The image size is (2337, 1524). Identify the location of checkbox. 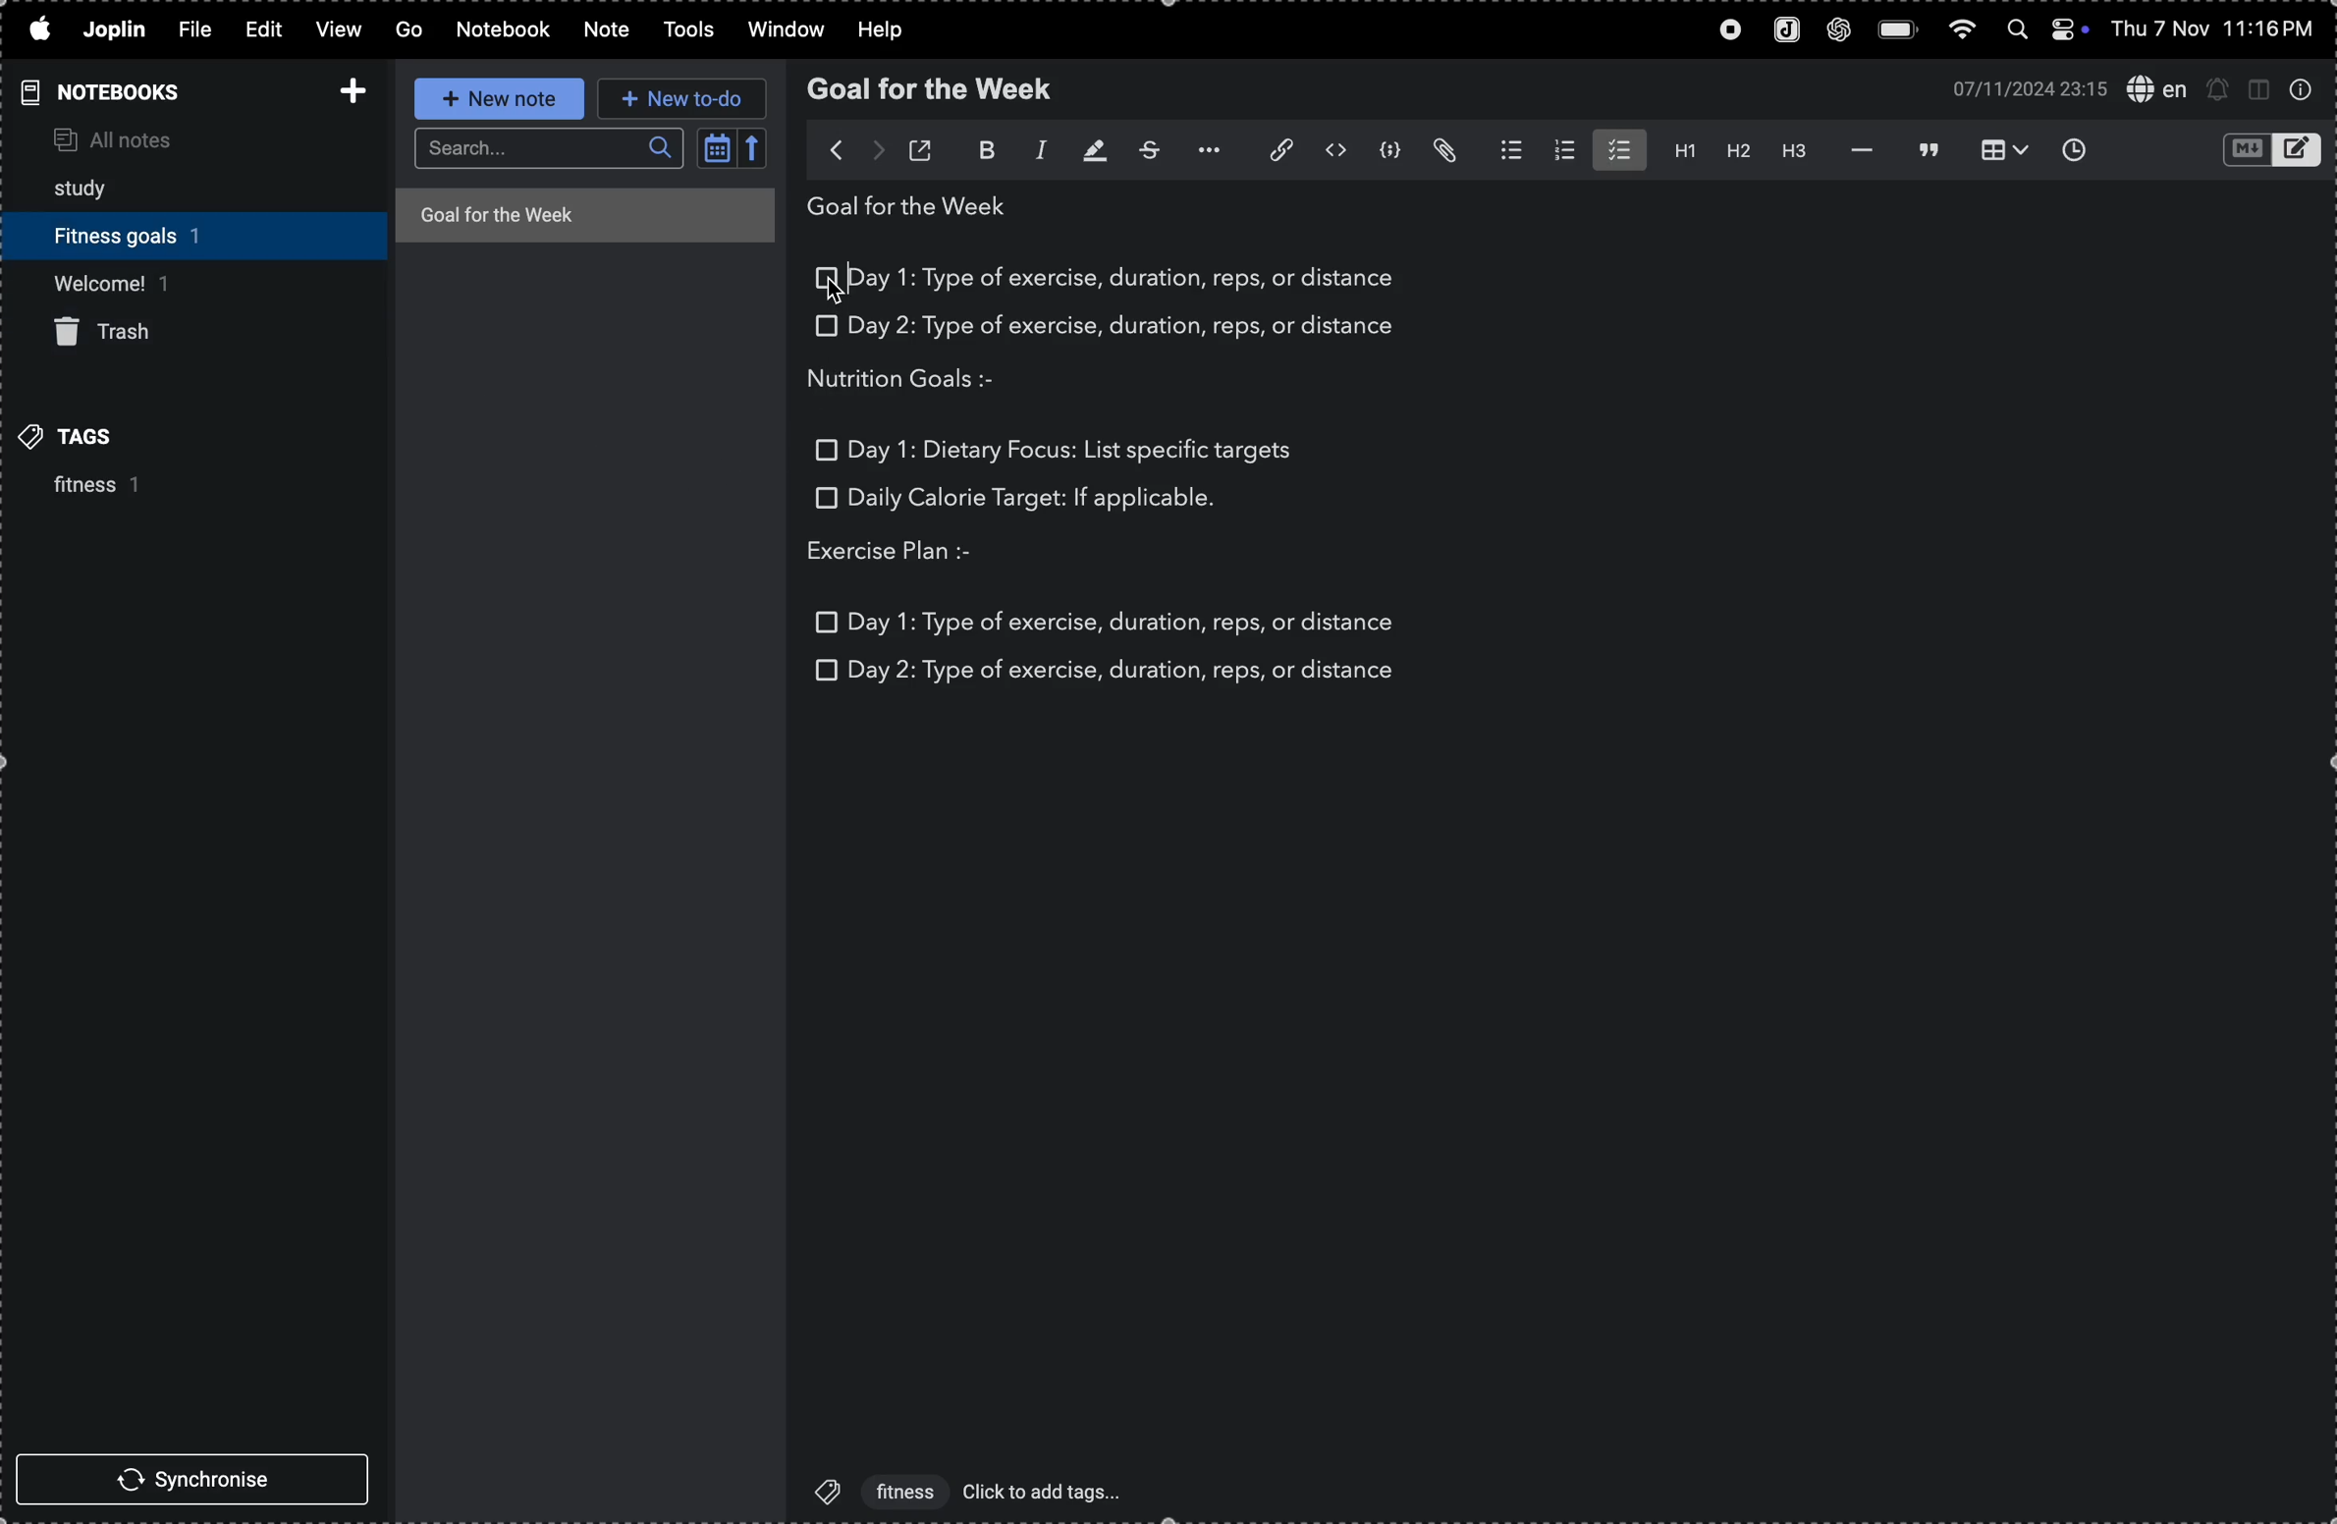
(829, 622).